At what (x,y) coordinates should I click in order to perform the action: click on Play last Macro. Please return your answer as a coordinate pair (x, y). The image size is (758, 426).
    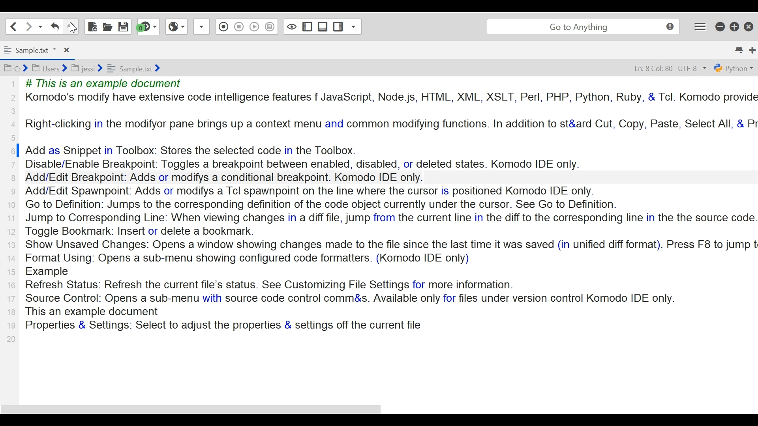
    Looking at the image, I should click on (255, 26).